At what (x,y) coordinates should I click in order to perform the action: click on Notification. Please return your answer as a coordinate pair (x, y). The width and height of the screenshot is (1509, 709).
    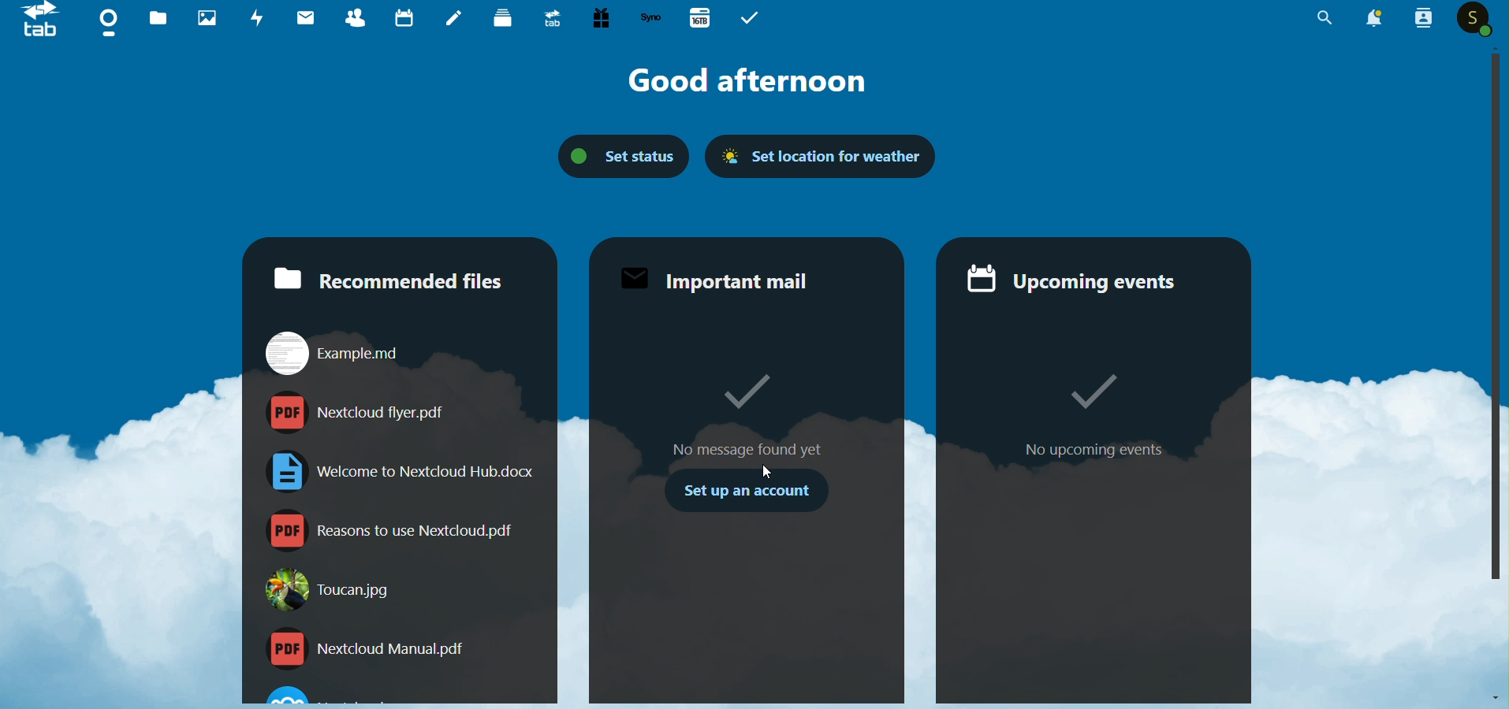
    Looking at the image, I should click on (1376, 18).